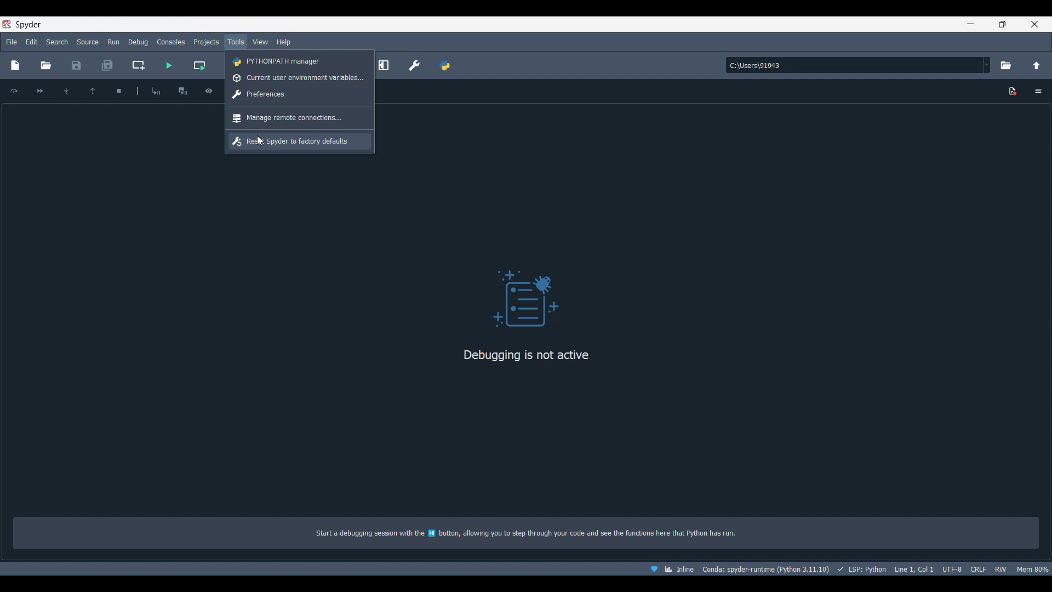 This screenshot has width=1052, height=592. I want to click on line 1, col1, so click(913, 569).